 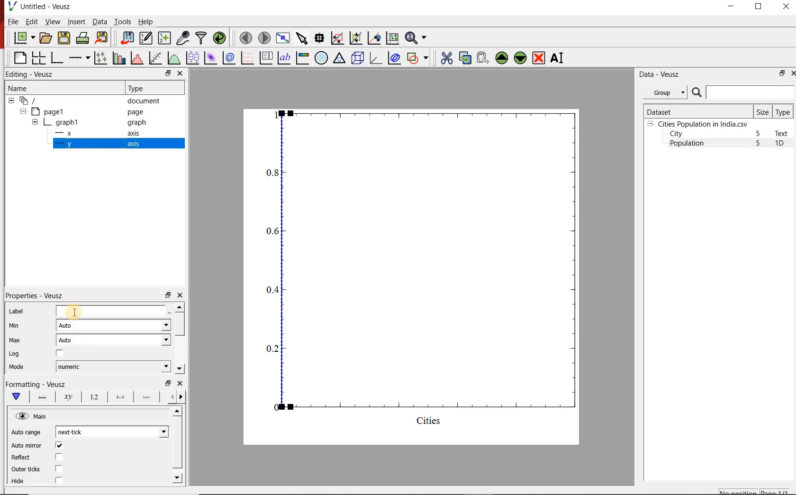 What do you see at coordinates (145, 38) in the screenshot?
I see `edit and enter new datasets` at bounding box center [145, 38].